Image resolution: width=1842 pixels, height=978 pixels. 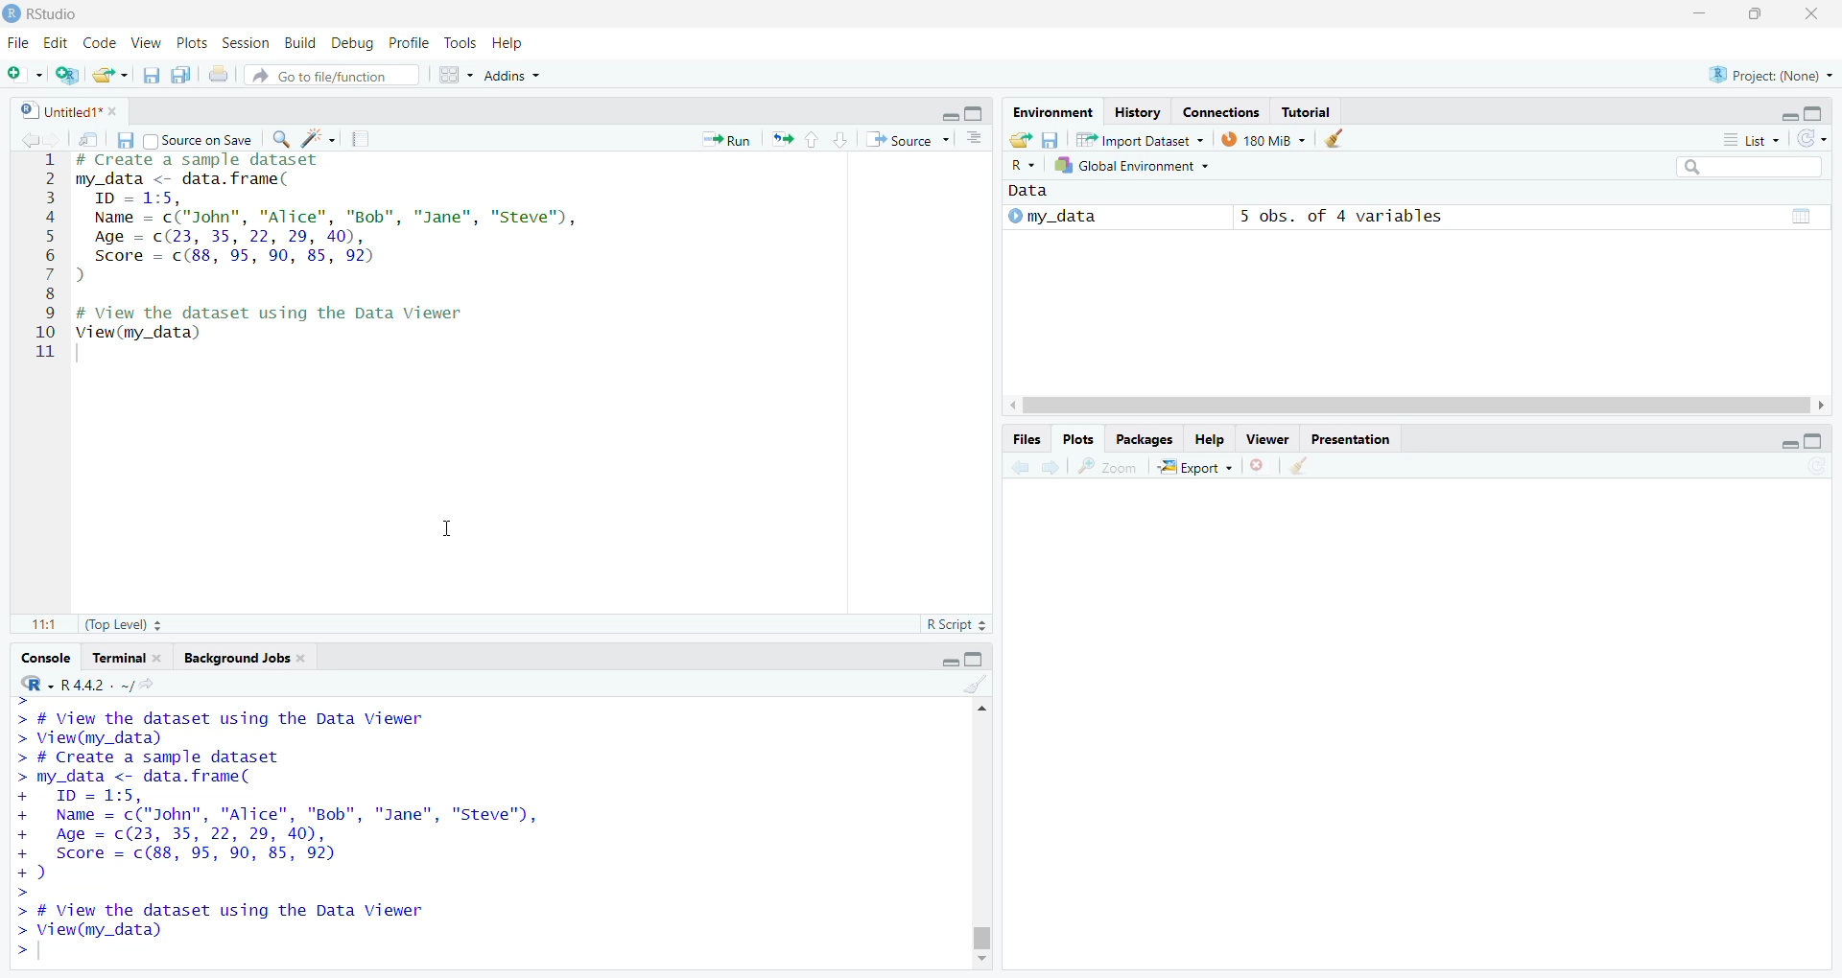 I want to click on Top Level, so click(x=119, y=625).